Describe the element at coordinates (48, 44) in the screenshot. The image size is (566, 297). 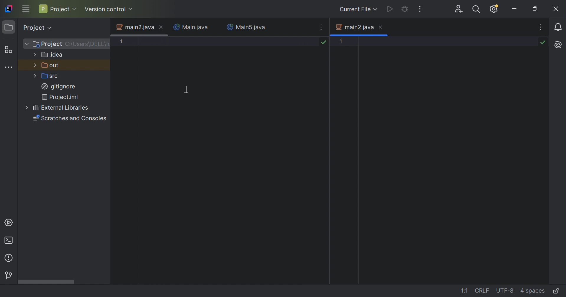
I see `Project` at that location.